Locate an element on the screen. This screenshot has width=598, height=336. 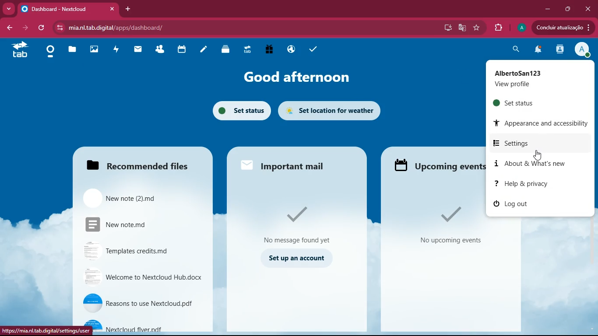
tab is located at coordinates (246, 49).